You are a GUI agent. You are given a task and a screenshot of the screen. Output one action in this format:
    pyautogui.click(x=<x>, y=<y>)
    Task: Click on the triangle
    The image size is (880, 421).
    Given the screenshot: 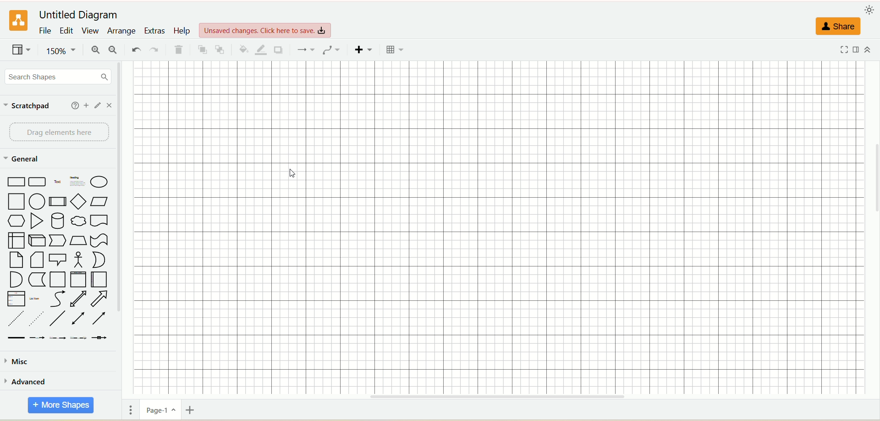 What is the action you would take?
    pyautogui.click(x=37, y=220)
    